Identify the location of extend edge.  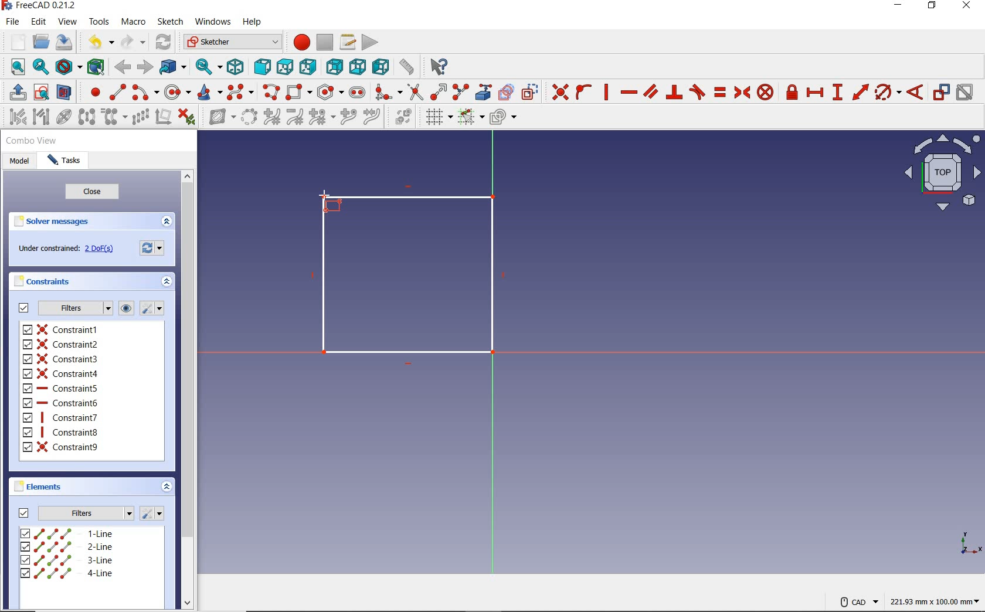
(439, 92).